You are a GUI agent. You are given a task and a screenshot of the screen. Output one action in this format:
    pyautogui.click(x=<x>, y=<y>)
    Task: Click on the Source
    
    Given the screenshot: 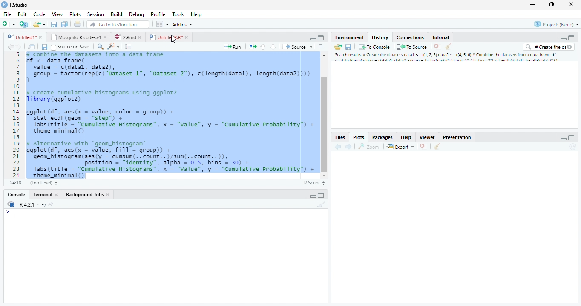 What is the action you would take?
    pyautogui.click(x=297, y=48)
    